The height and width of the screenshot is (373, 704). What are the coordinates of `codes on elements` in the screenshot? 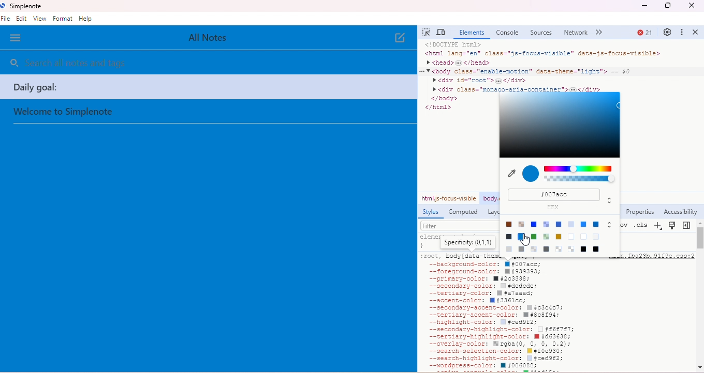 It's located at (553, 66).